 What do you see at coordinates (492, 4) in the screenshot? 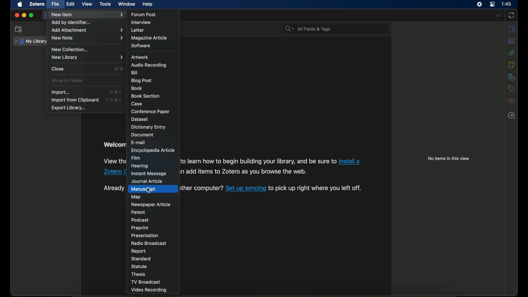
I see `control center` at bounding box center [492, 4].